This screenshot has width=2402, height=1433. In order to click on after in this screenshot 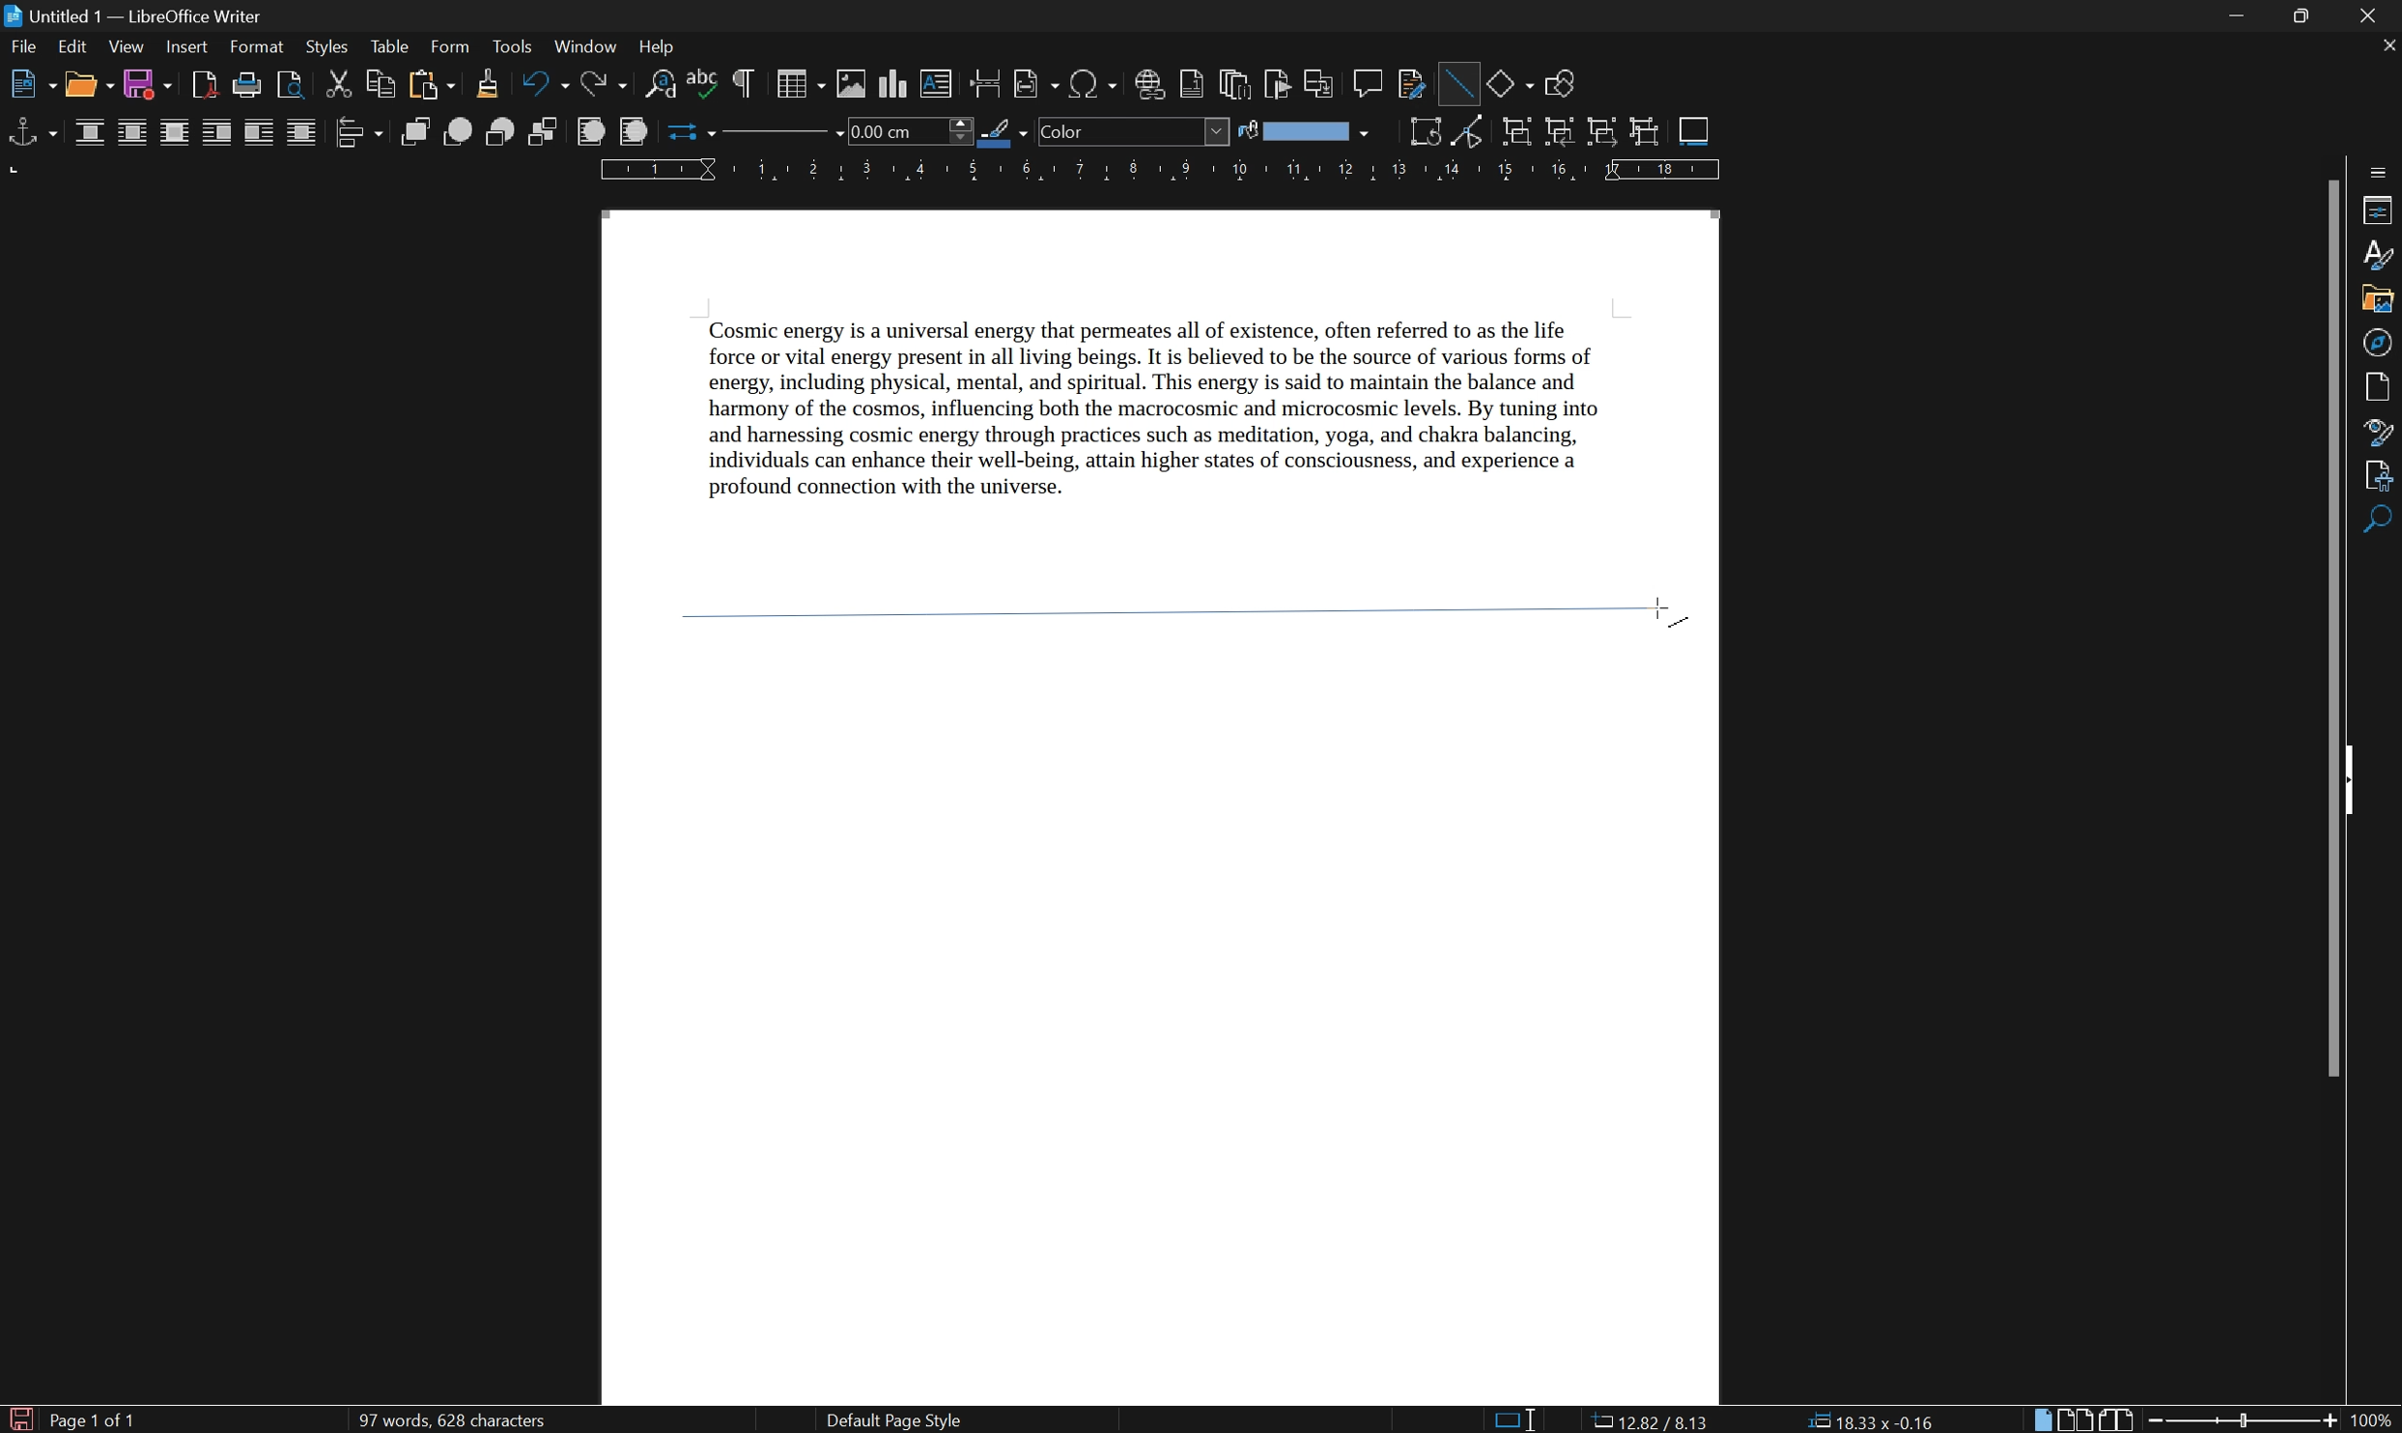, I will do `click(260, 134)`.